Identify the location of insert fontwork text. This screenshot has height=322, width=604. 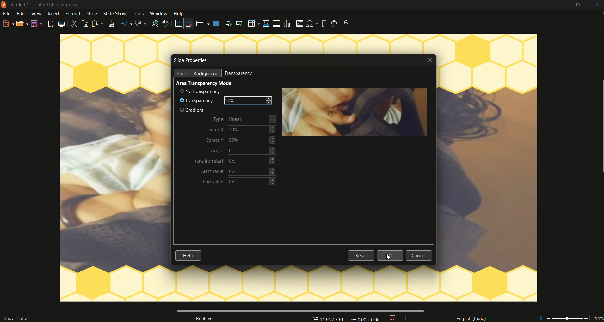
(324, 24).